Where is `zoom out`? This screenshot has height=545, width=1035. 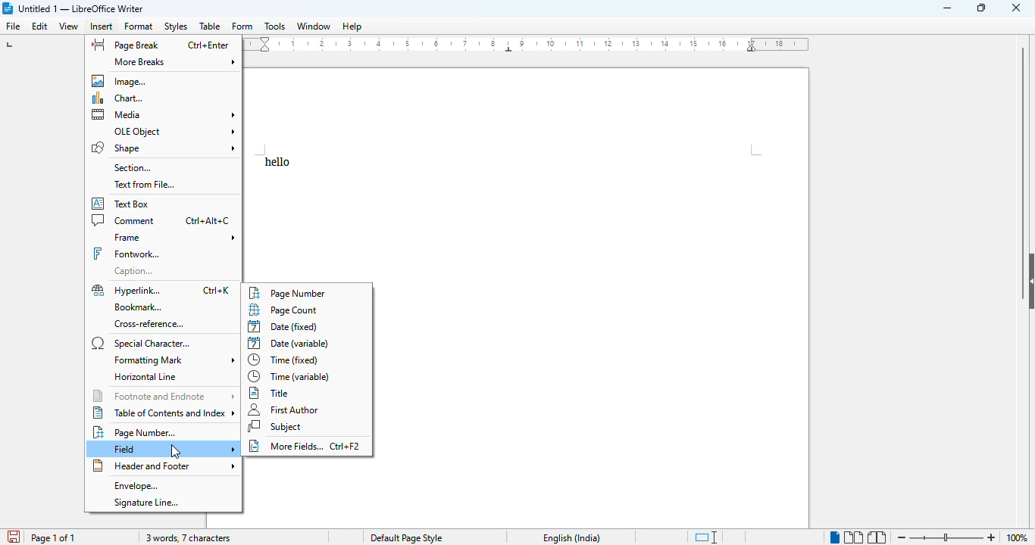 zoom out is located at coordinates (902, 537).